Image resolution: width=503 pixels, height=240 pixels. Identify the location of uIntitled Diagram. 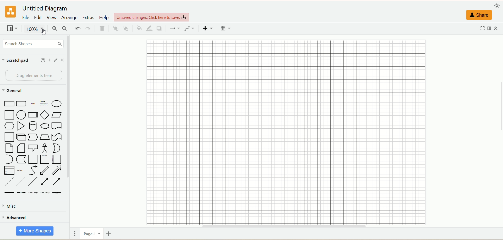
(45, 8).